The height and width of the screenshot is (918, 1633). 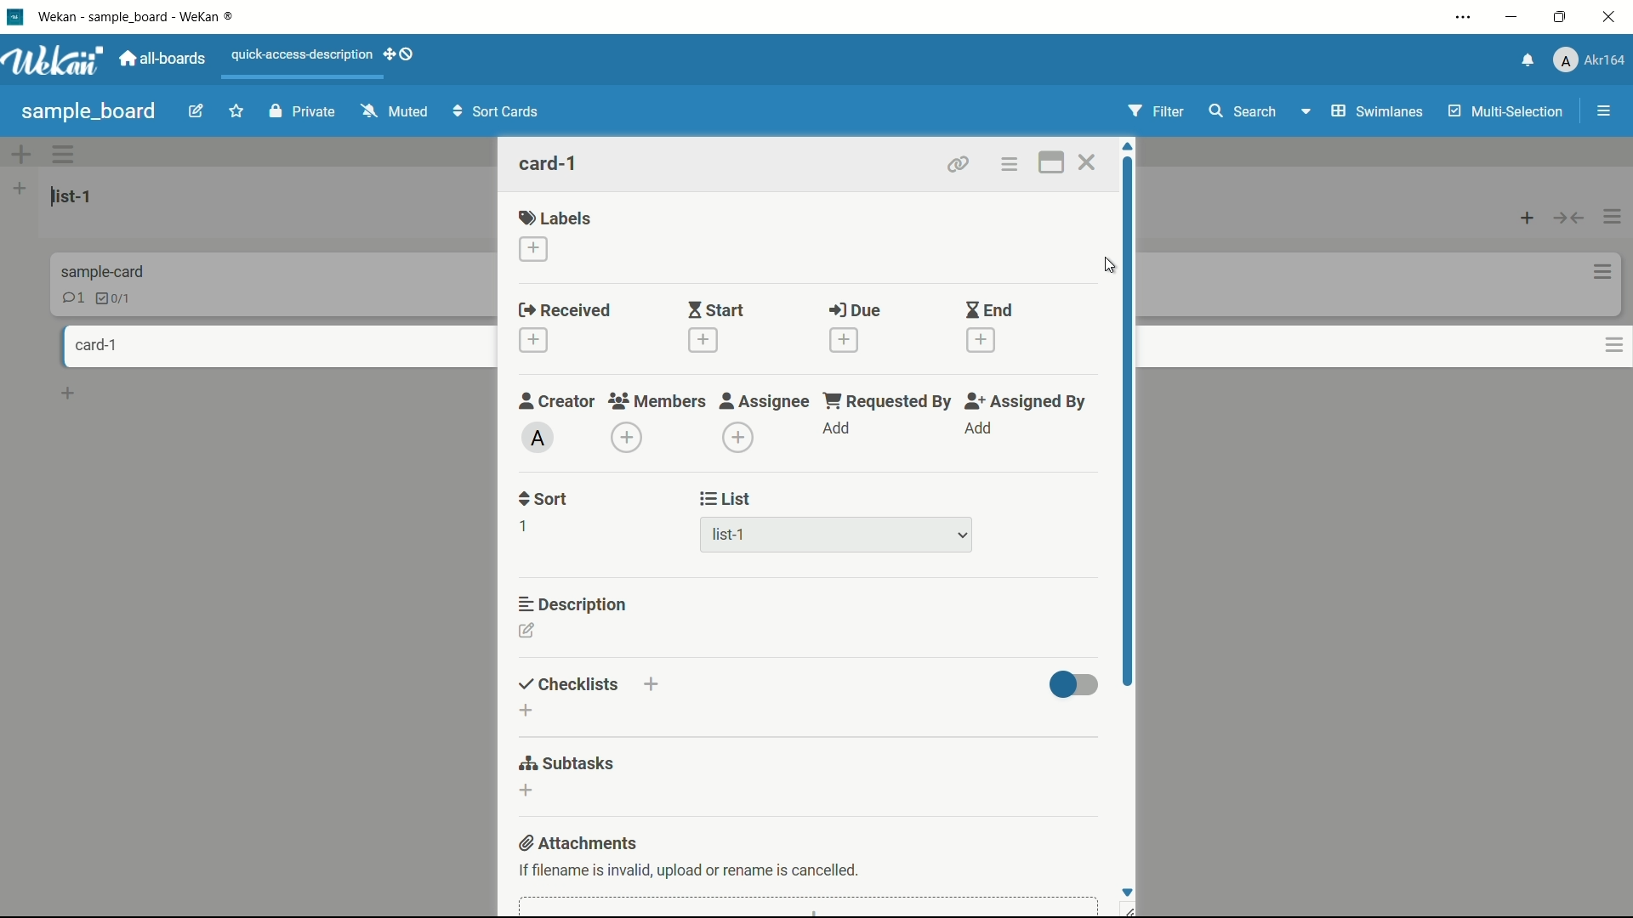 What do you see at coordinates (766, 399) in the screenshot?
I see `assignee` at bounding box center [766, 399].